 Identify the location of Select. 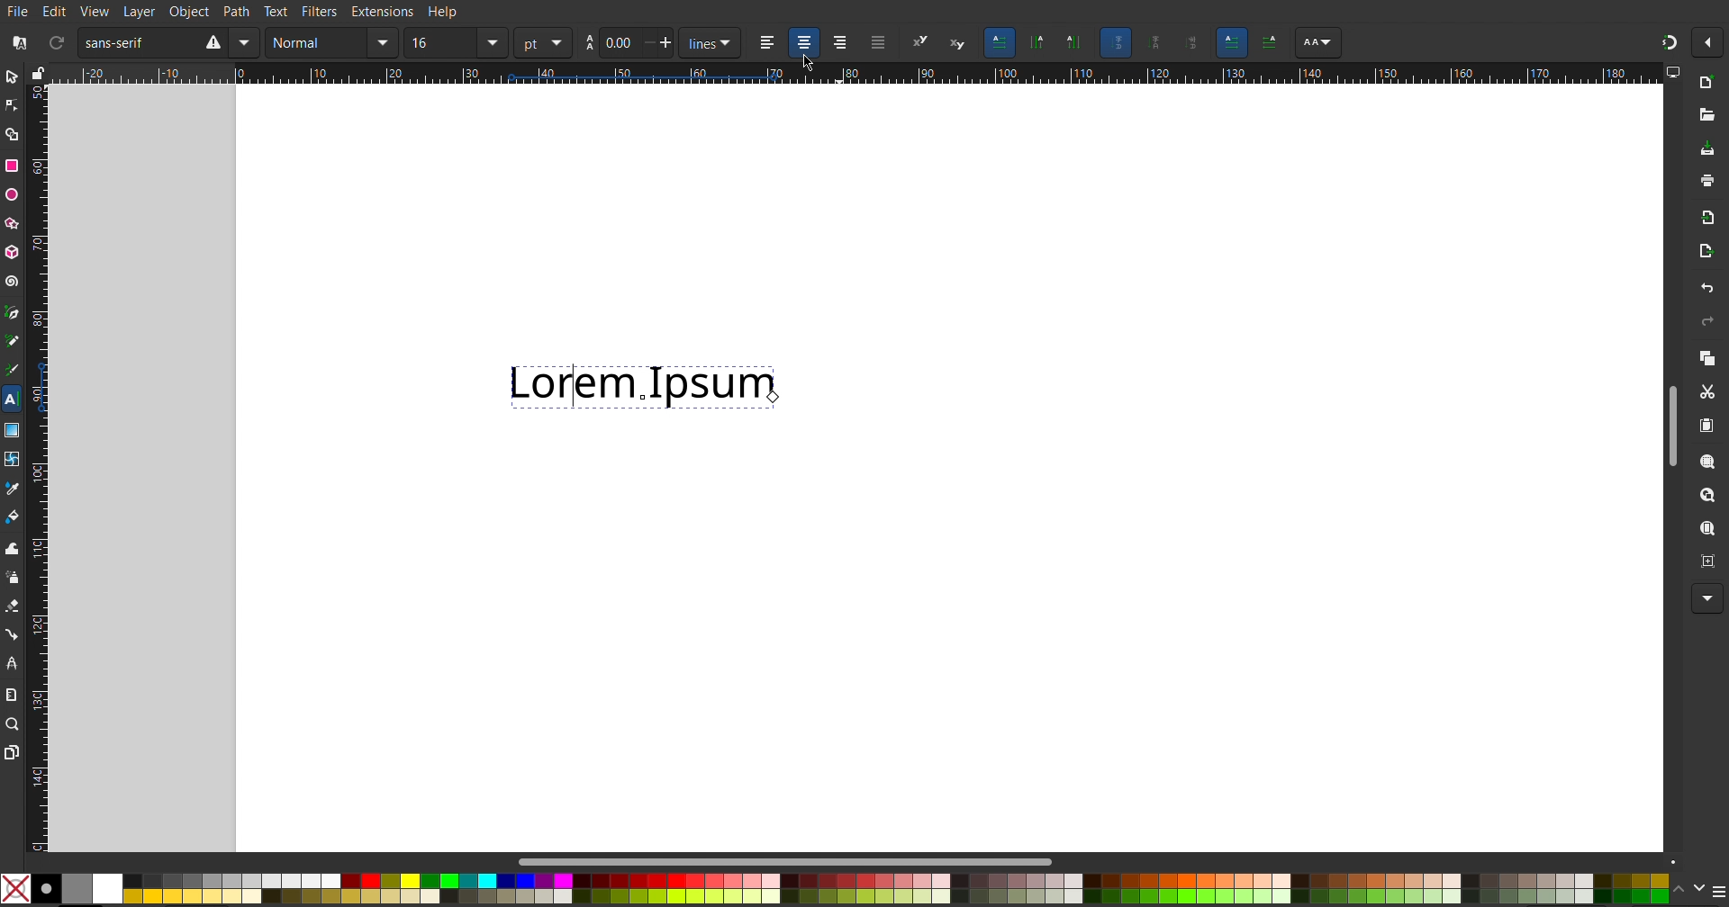
(16, 76).